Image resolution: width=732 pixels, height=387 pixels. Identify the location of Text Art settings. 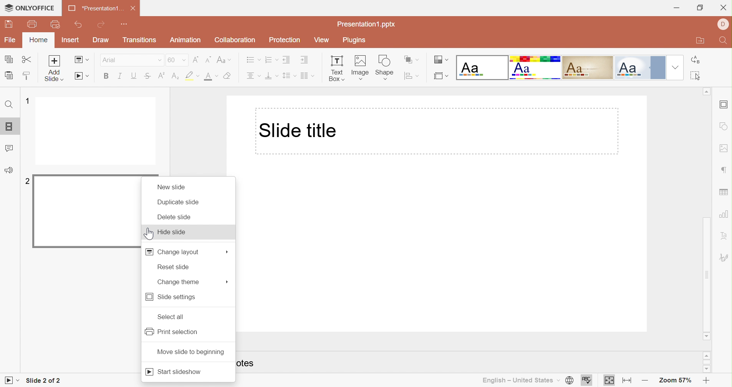
(724, 235).